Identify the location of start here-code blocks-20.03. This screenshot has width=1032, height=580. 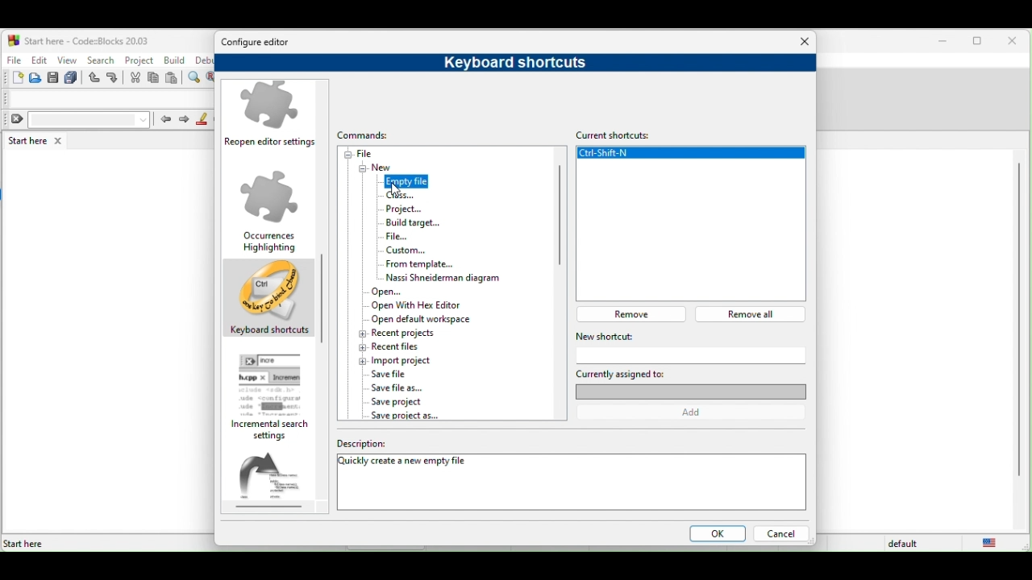
(78, 39).